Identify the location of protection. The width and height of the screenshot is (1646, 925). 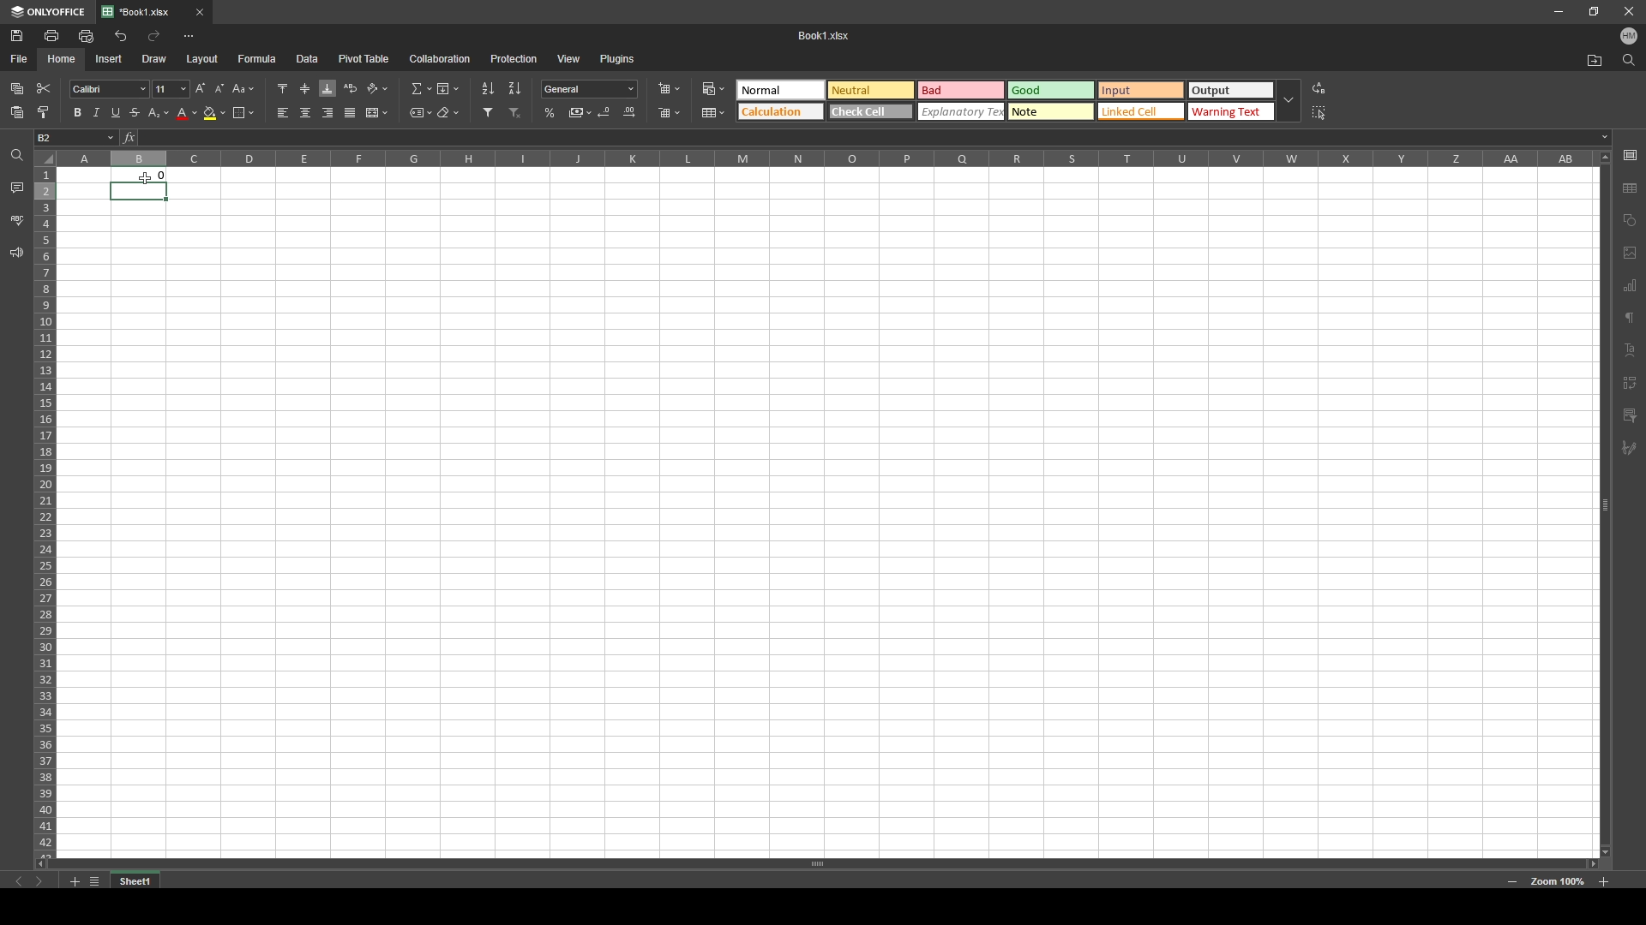
(514, 58).